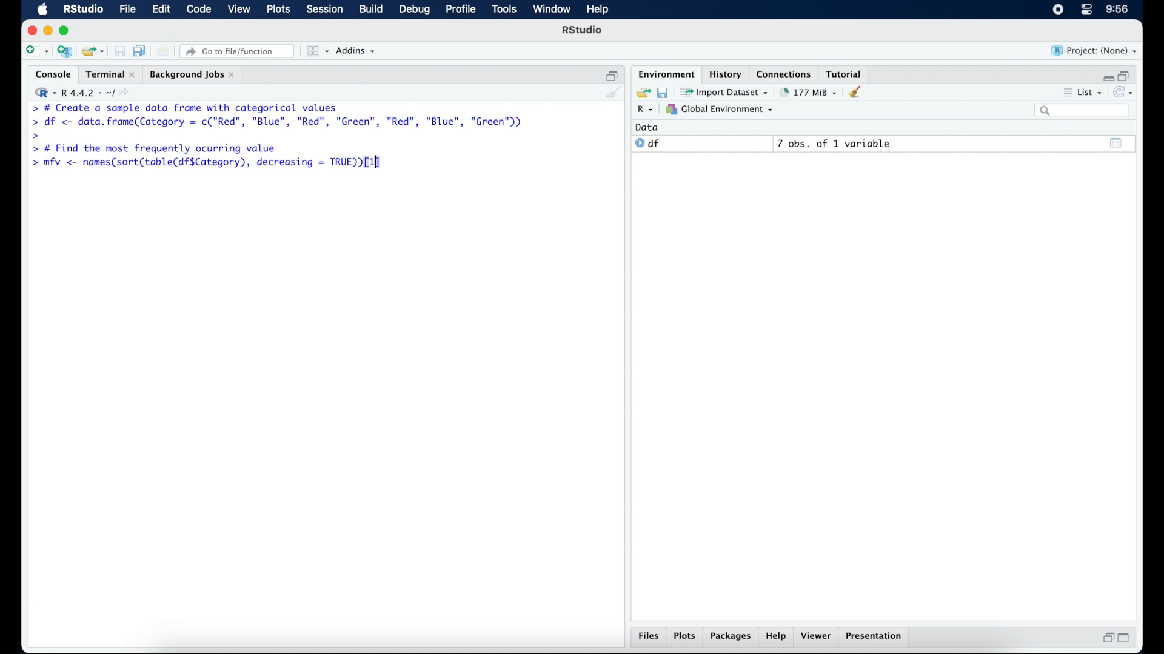 The image size is (1164, 654). I want to click on packages, so click(732, 638).